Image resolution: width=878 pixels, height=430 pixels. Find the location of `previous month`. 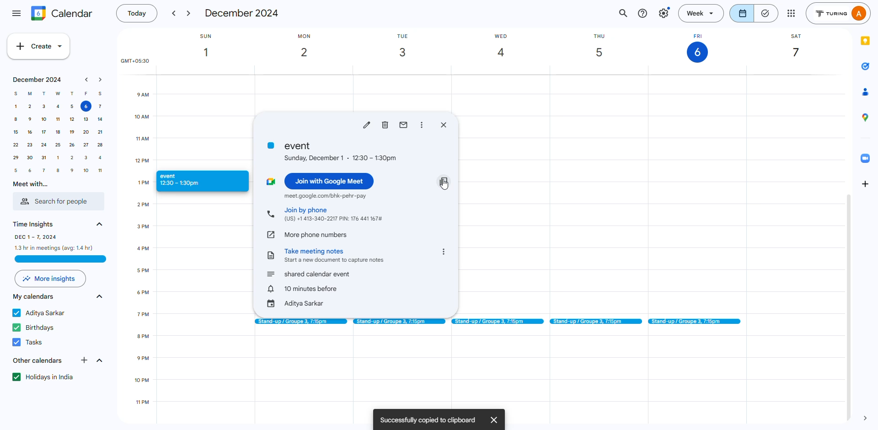

previous month is located at coordinates (86, 80).